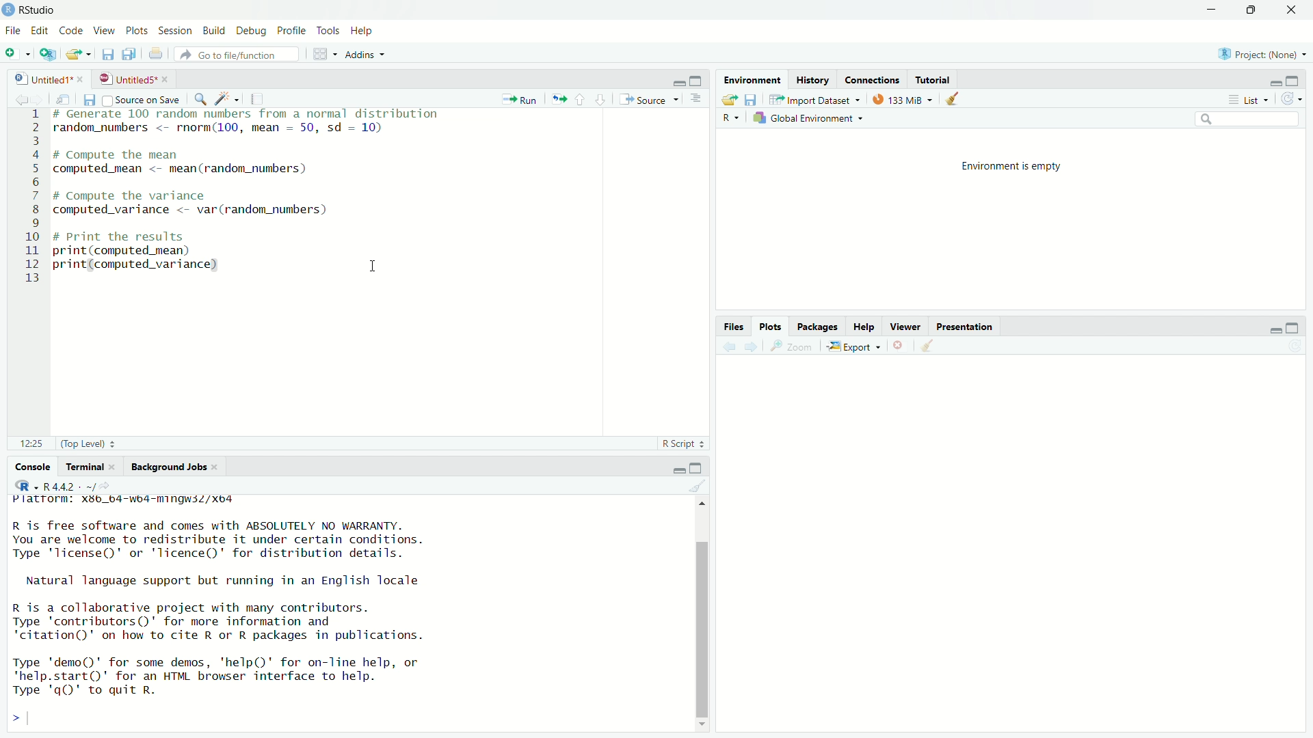  I want to click on hide document online, so click(699, 100).